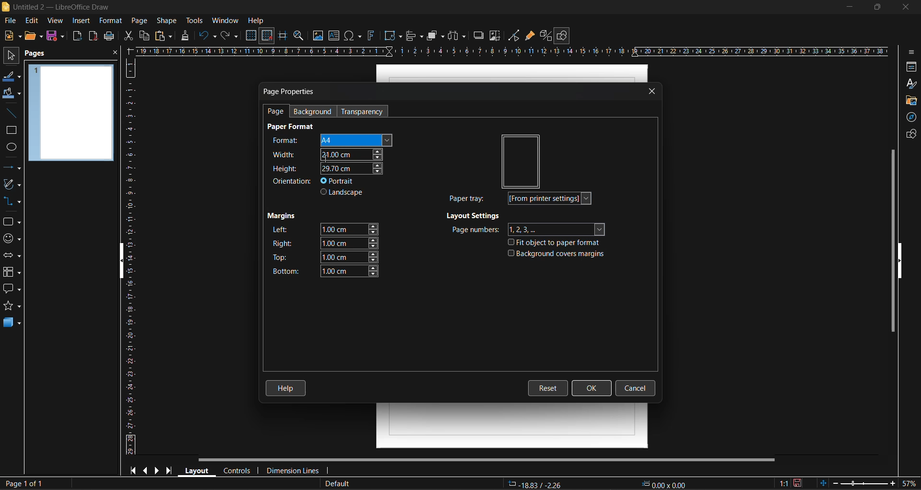 Image resolution: width=921 pixels, height=490 pixels. I want to click on align objects, so click(415, 37).